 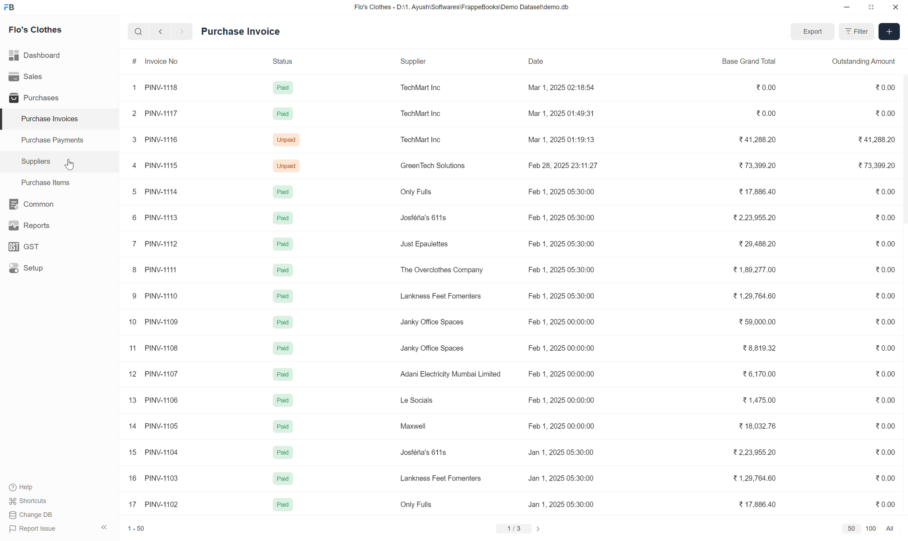 What do you see at coordinates (282, 190) in the screenshot?
I see `Paid` at bounding box center [282, 190].